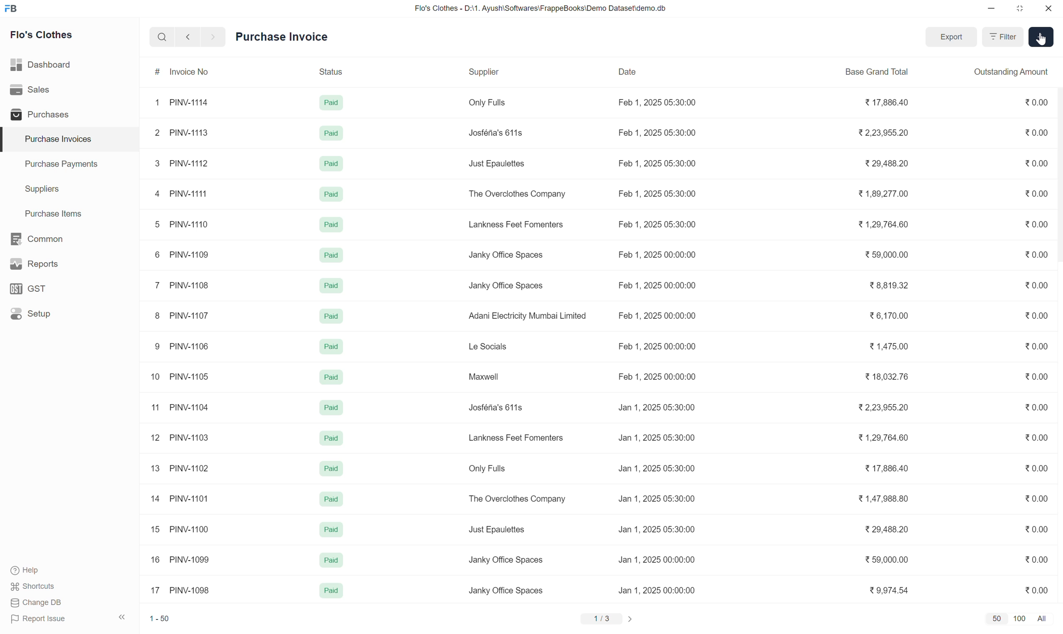  What do you see at coordinates (1003, 37) in the screenshot?
I see `Filter` at bounding box center [1003, 37].